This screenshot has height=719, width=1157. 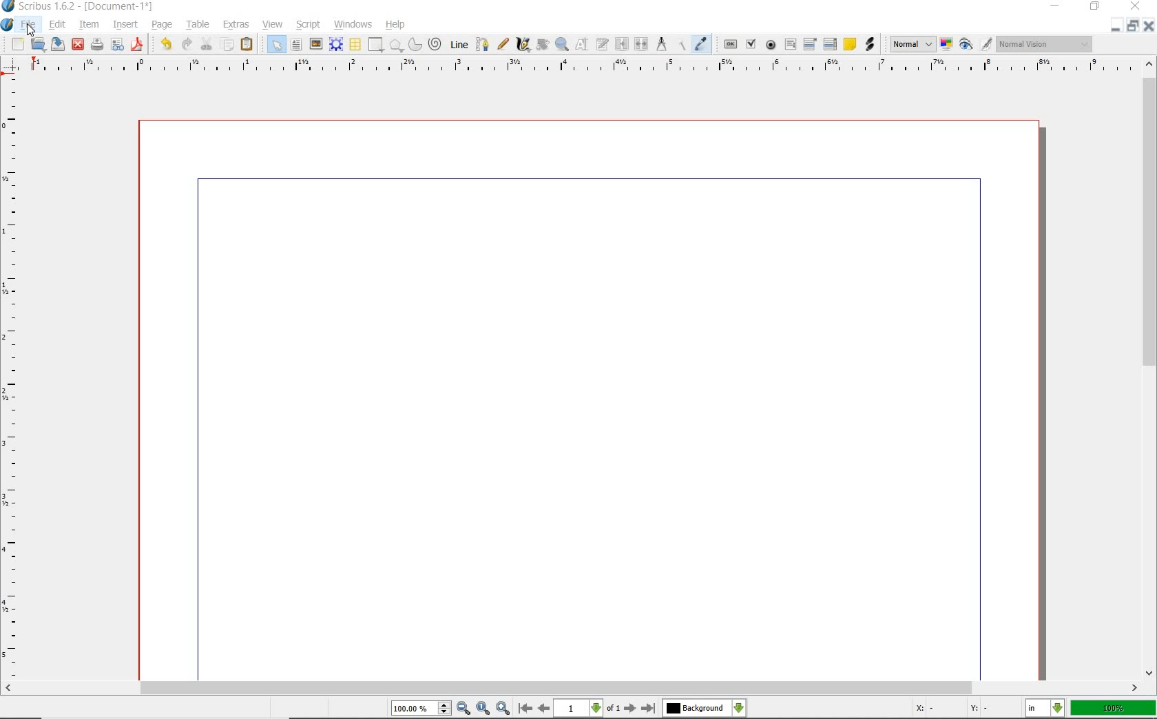 I want to click on eye dropper, so click(x=701, y=43).